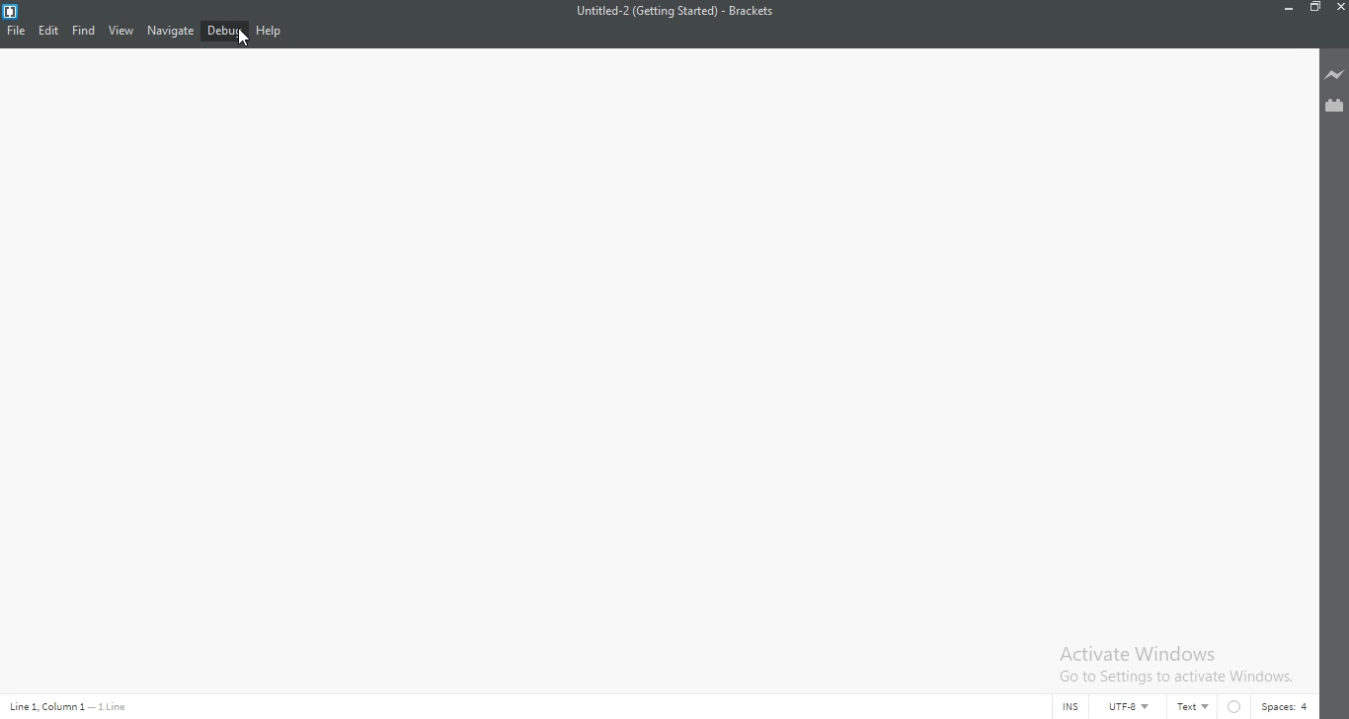 This screenshot has width=1349, height=719. Describe the element at coordinates (1334, 104) in the screenshot. I see `extension manager` at that location.